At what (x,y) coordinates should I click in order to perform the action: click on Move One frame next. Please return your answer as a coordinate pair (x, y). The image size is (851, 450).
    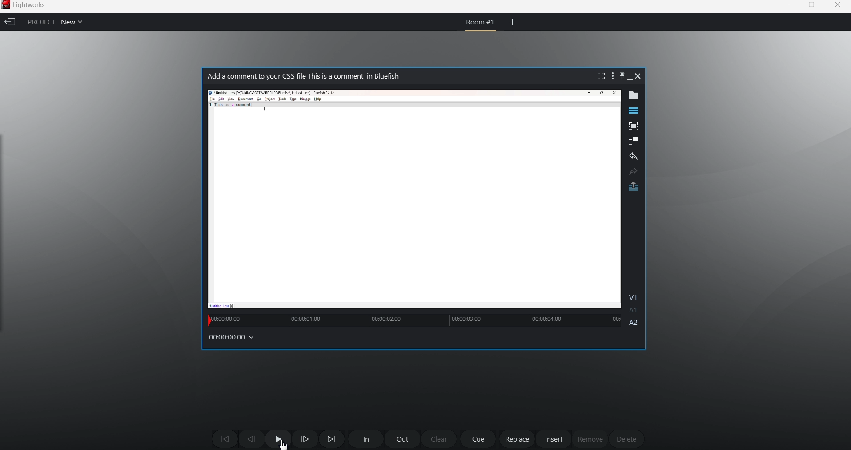
    Looking at the image, I should click on (307, 440).